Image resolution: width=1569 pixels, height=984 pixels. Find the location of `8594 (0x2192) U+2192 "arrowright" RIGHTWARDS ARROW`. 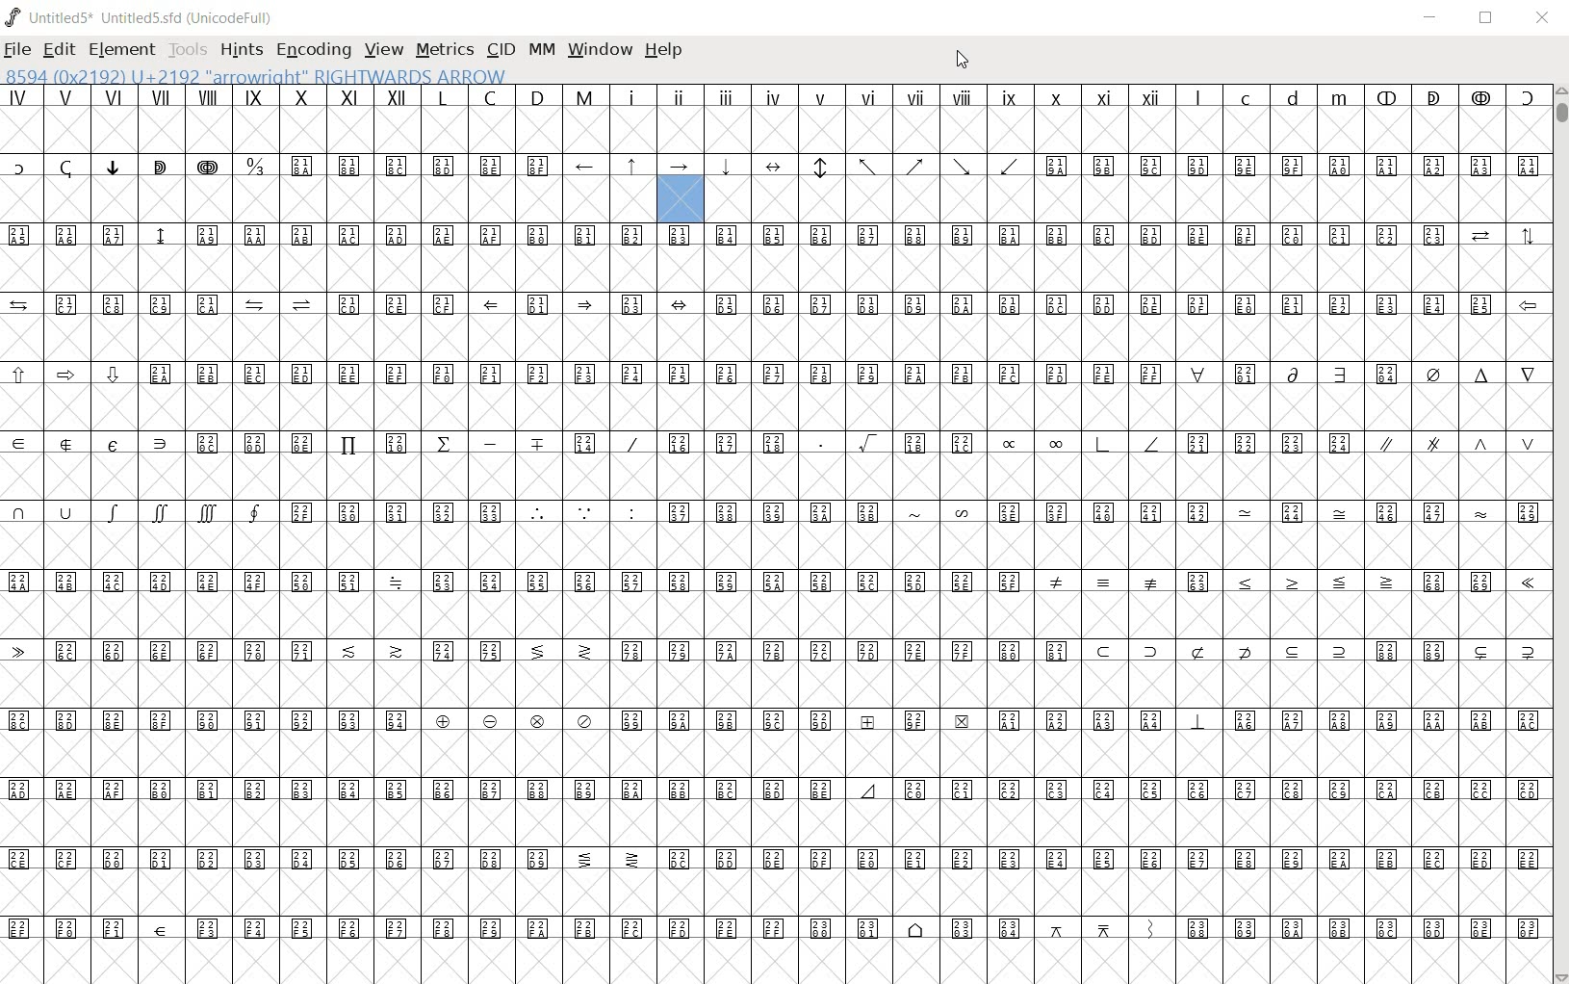

8594 (0x2192) U+2192 "arrowright" RIGHTWARDS ARROW is located at coordinates (256, 74).